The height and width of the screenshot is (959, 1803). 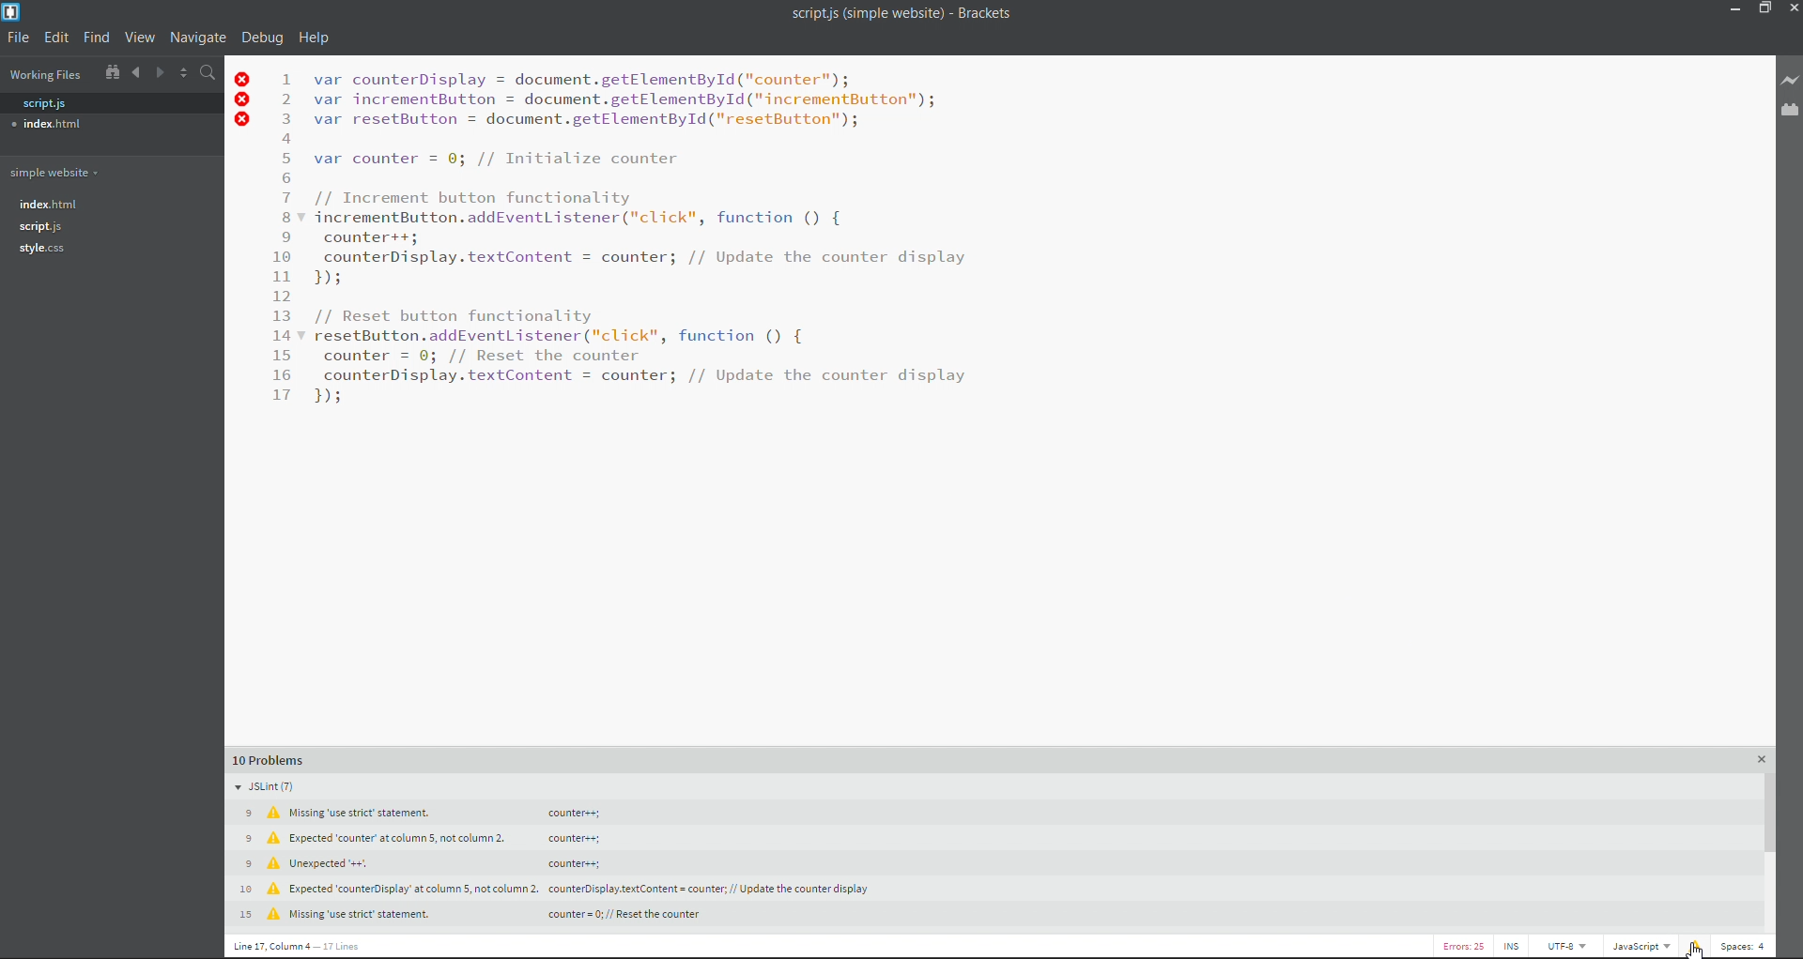 What do you see at coordinates (135, 73) in the screenshot?
I see `navigate backward` at bounding box center [135, 73].